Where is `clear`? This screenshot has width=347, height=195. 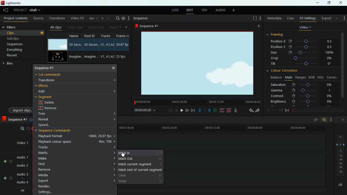
clear is located at coordinates (140, 175).